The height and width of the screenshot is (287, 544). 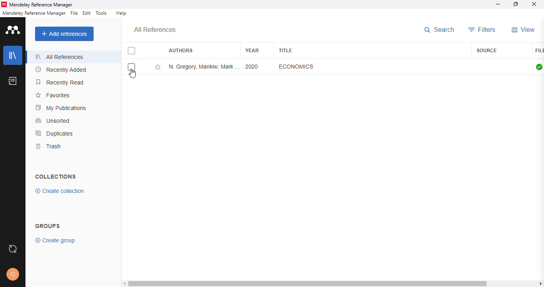 What do you see at coordinates (439, 30) in the screenshot?
I see `search` at bounding box center [439, 30].